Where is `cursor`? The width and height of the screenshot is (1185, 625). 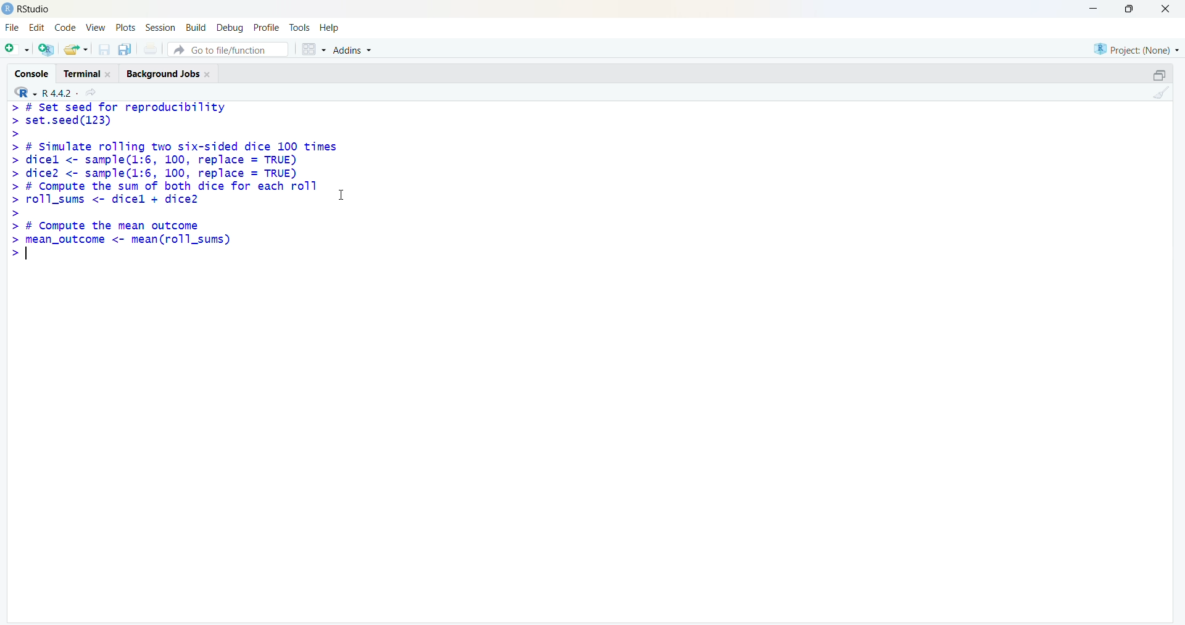
cursor is located at coordinates (341, 195).